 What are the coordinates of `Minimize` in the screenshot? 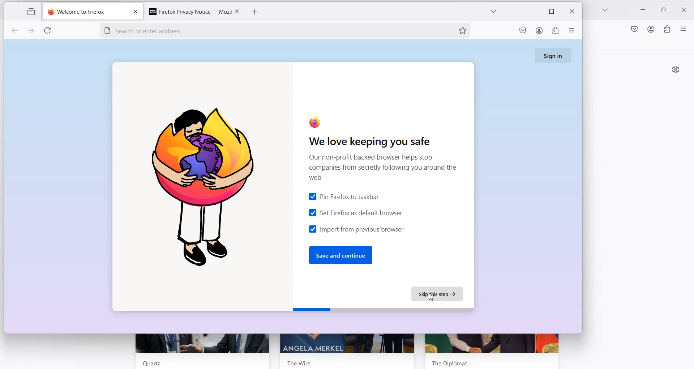 It's located at (643, 11).